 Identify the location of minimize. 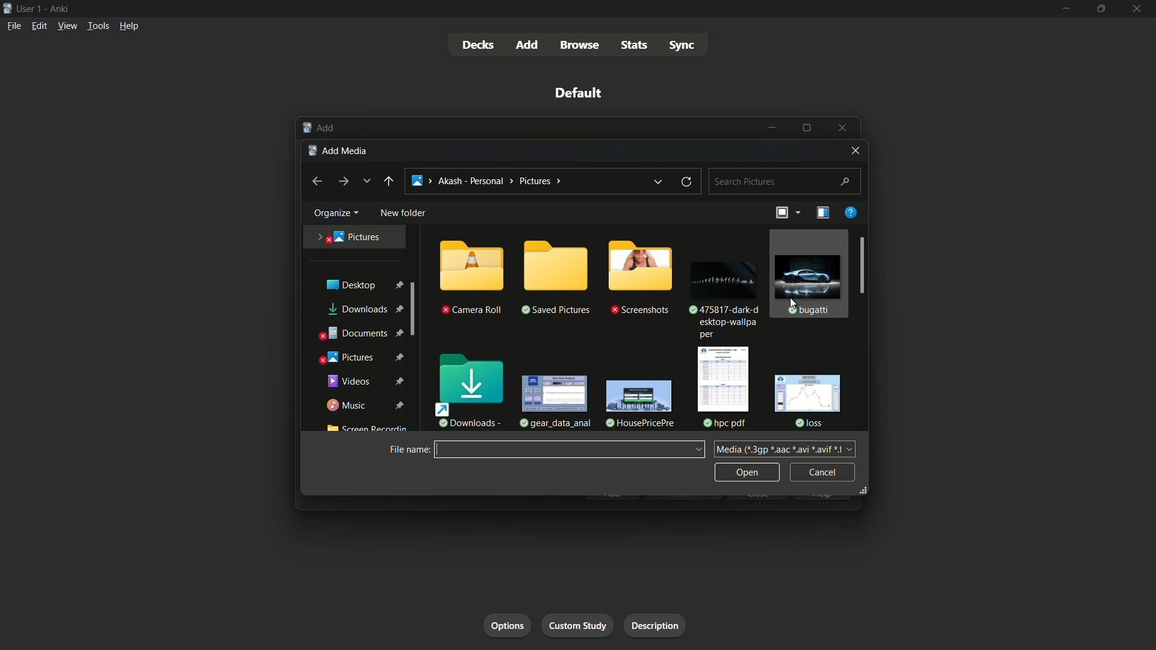
(1064, 9).